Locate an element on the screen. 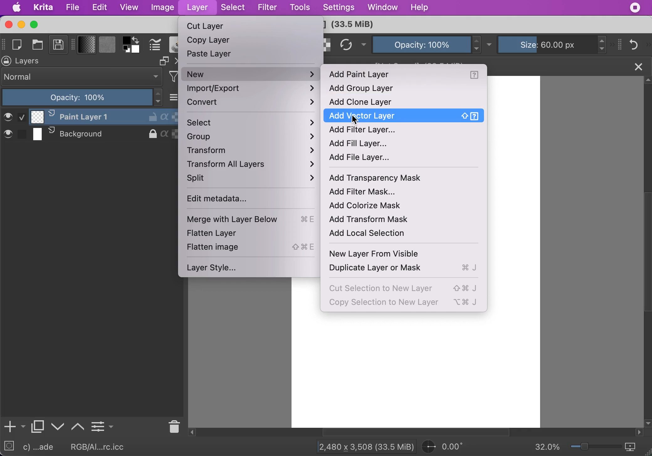  add paint layer is located at coordinates (406, 75).